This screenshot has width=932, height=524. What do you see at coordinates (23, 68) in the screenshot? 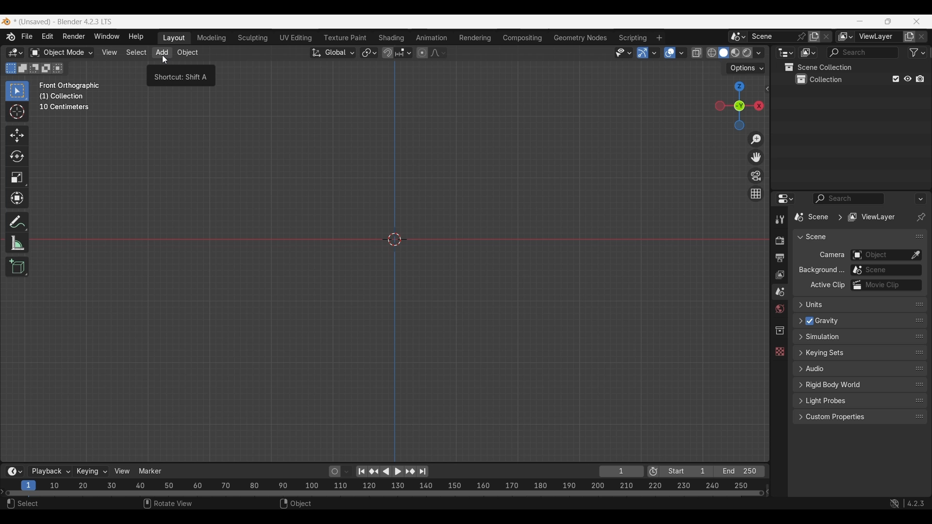
I see `Extend existing selection` at bounding box center [23, 68].